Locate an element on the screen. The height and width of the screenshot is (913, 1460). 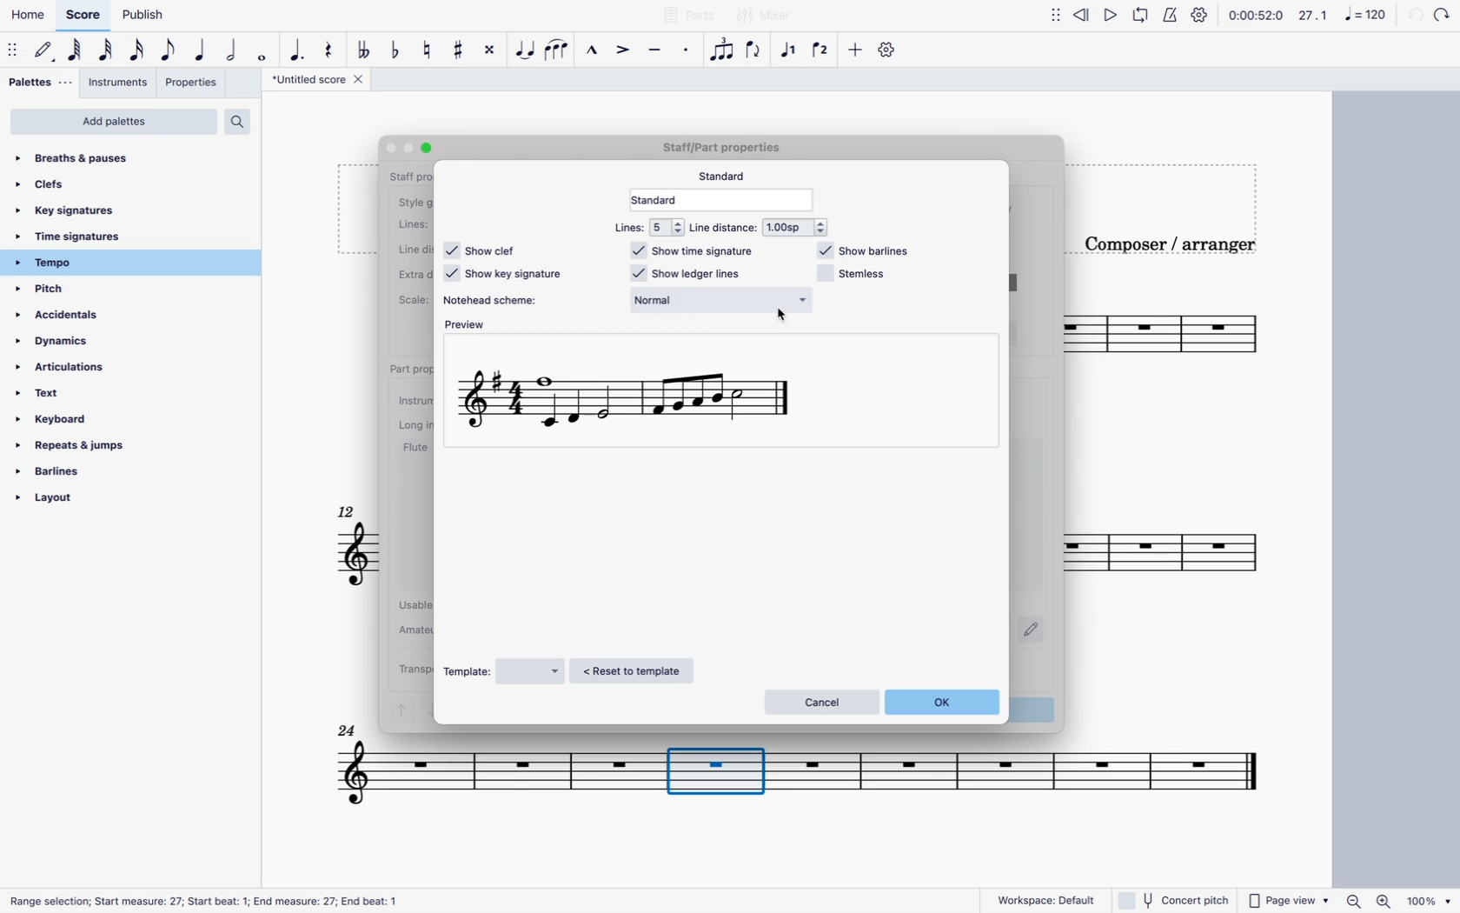
more is located at coordinates (855, 49).